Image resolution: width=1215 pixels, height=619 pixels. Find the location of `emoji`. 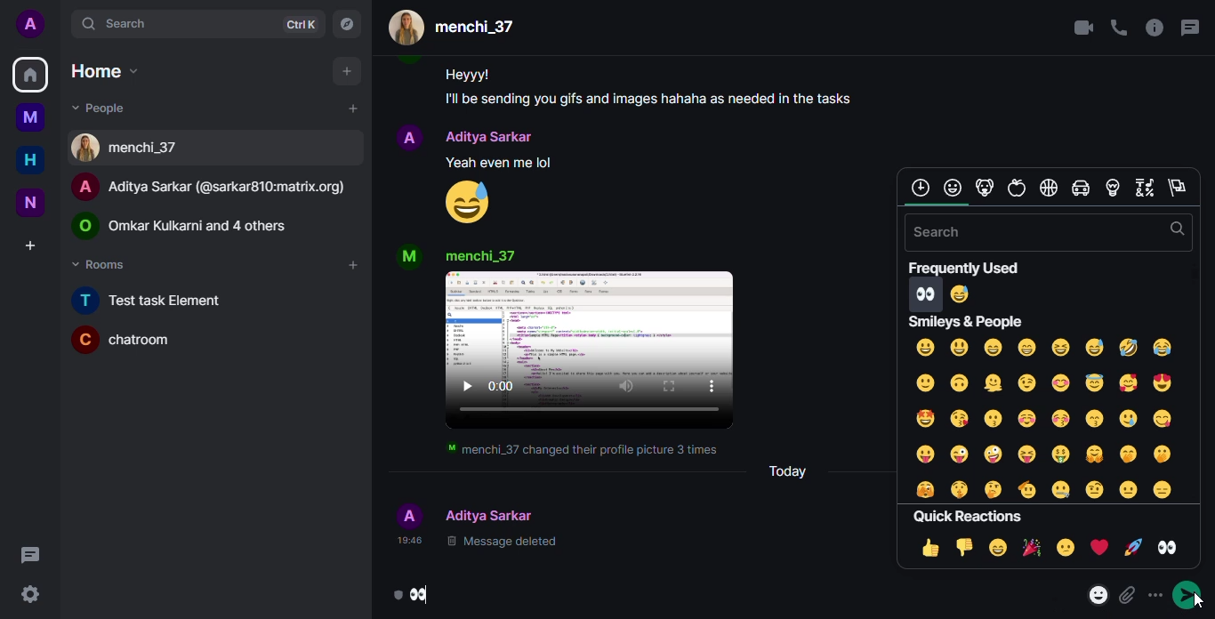

emoji is located at coordinates (1097, 595).